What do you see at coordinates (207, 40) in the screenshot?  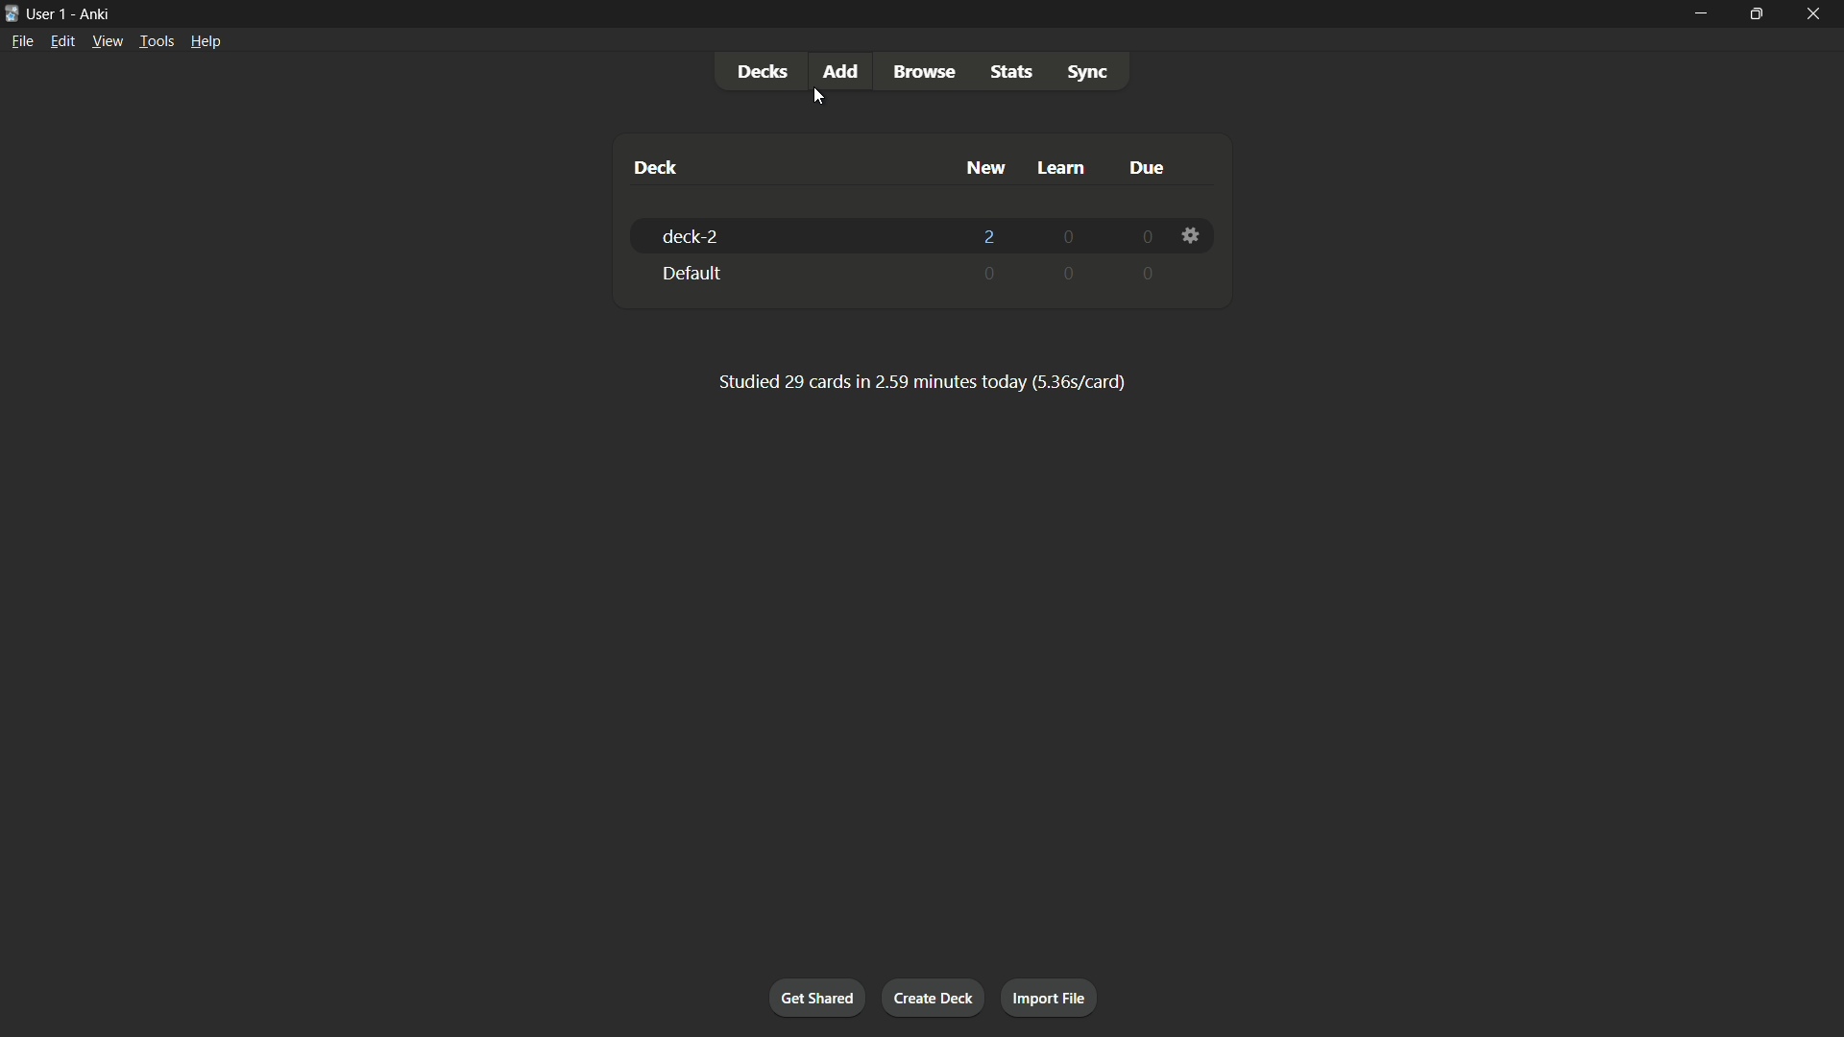 I see `help menu` at bounding box center [207, 40].